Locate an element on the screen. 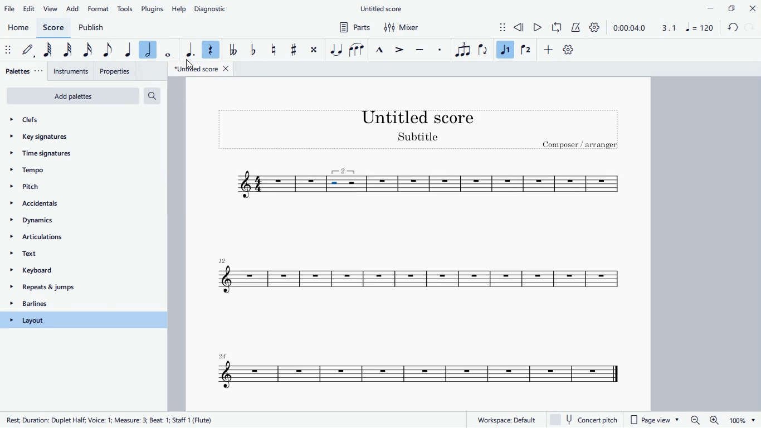 The image size is (761, 428). view is located at coordinates (51, 9).